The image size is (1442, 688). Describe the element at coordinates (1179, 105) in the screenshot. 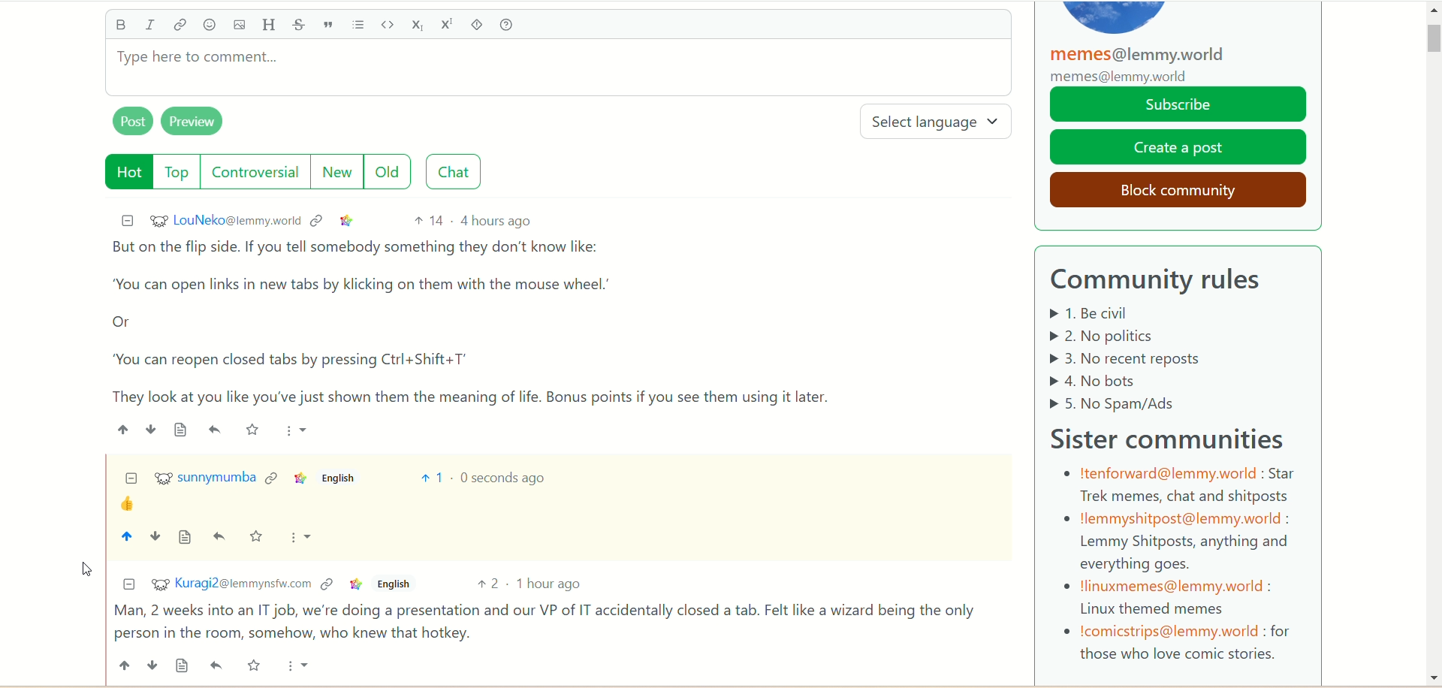

I see `subscribe` at that location.